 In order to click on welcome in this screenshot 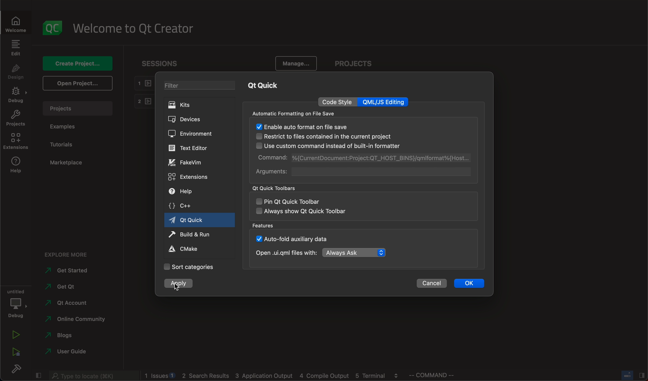, I will do `click(135, 29)`.